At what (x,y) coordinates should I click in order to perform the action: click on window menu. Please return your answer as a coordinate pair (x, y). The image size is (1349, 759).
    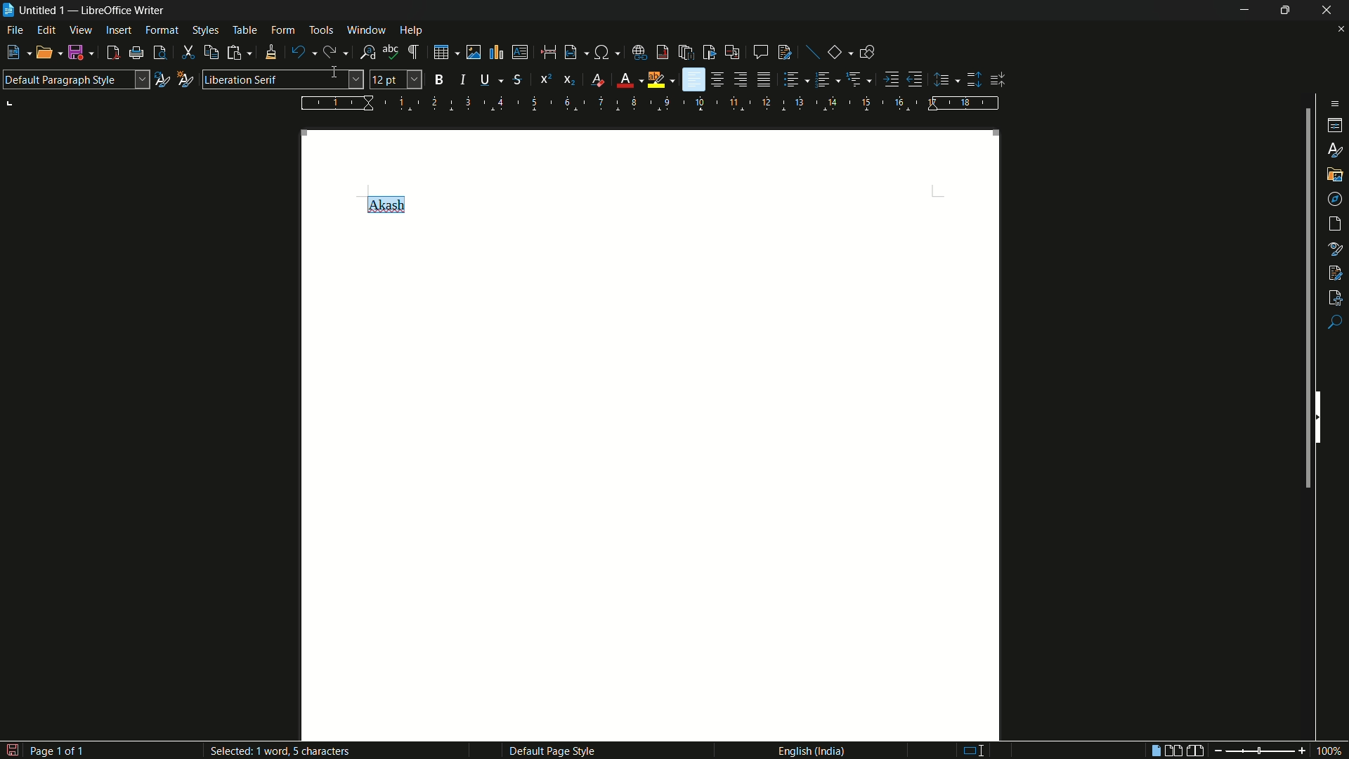
    Looking at the image, I should click on (367, 30).